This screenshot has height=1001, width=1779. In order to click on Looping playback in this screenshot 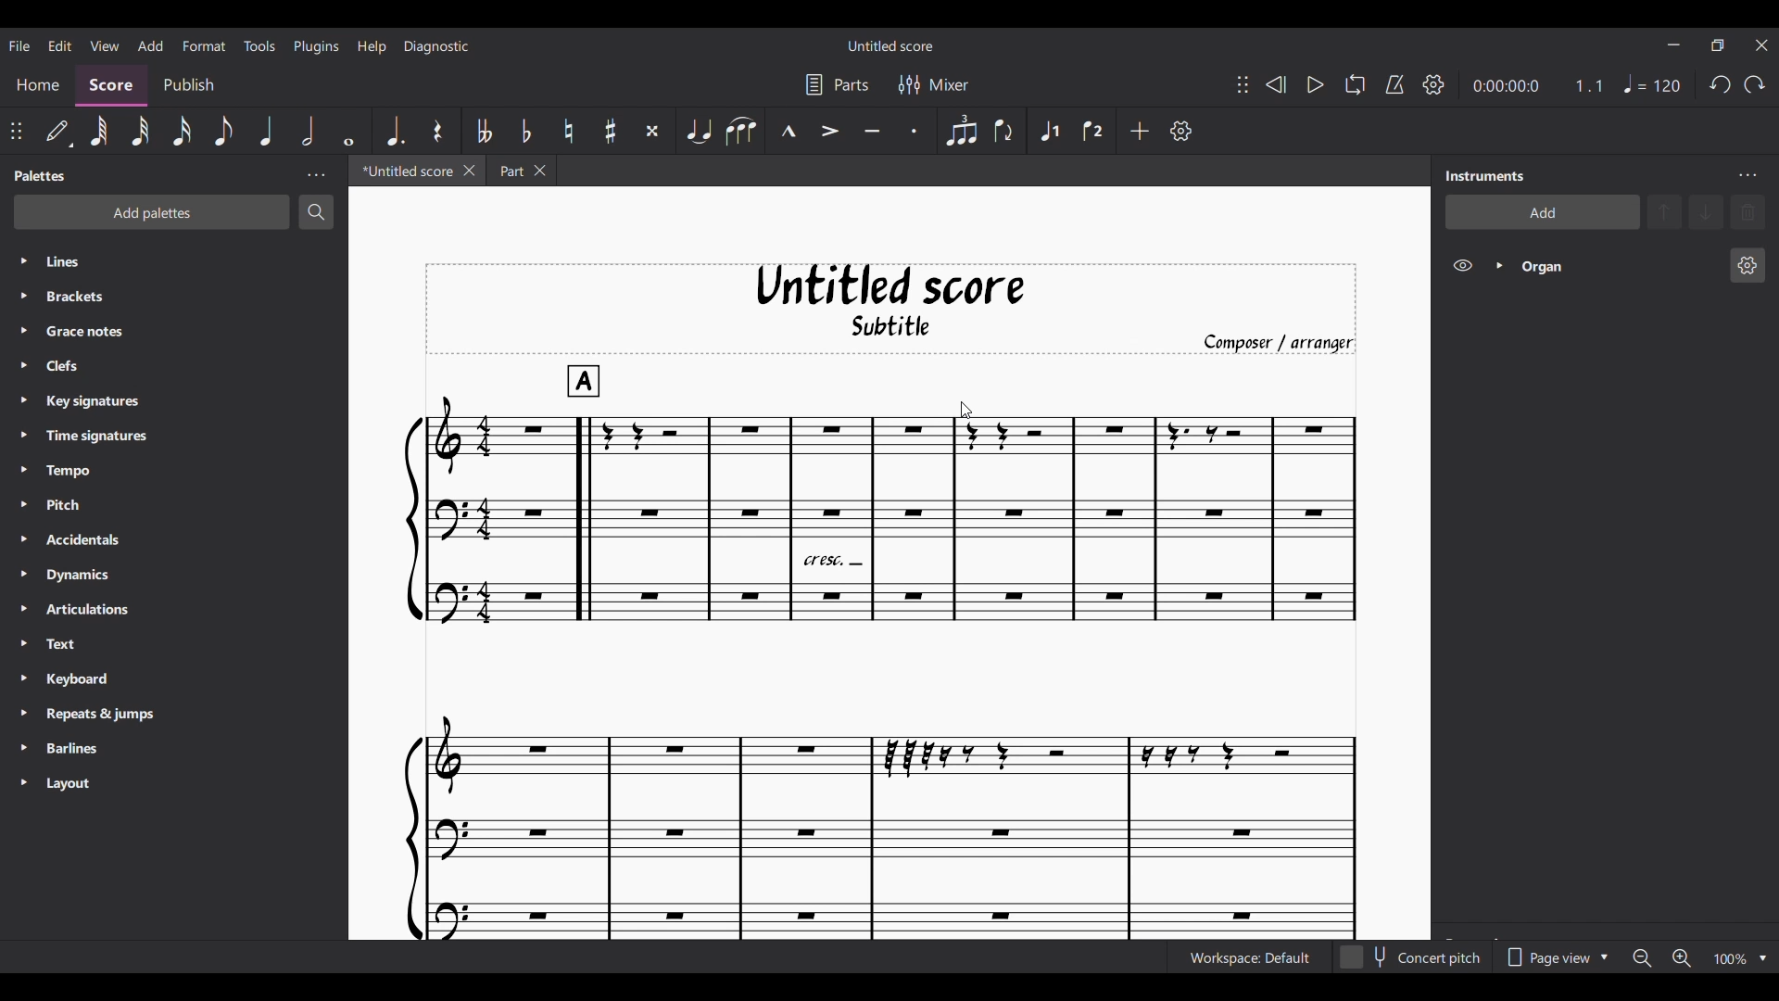, I will do `click(1356, 84)`.